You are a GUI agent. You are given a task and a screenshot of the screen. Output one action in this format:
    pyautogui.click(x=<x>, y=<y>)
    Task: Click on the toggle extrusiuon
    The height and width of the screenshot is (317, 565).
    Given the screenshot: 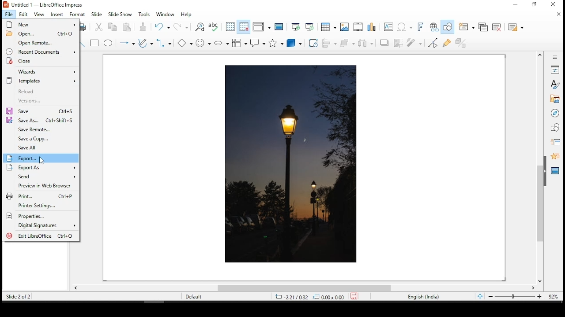 What is the action you would take?
    pyautogui.click(x=463, y=42)
    